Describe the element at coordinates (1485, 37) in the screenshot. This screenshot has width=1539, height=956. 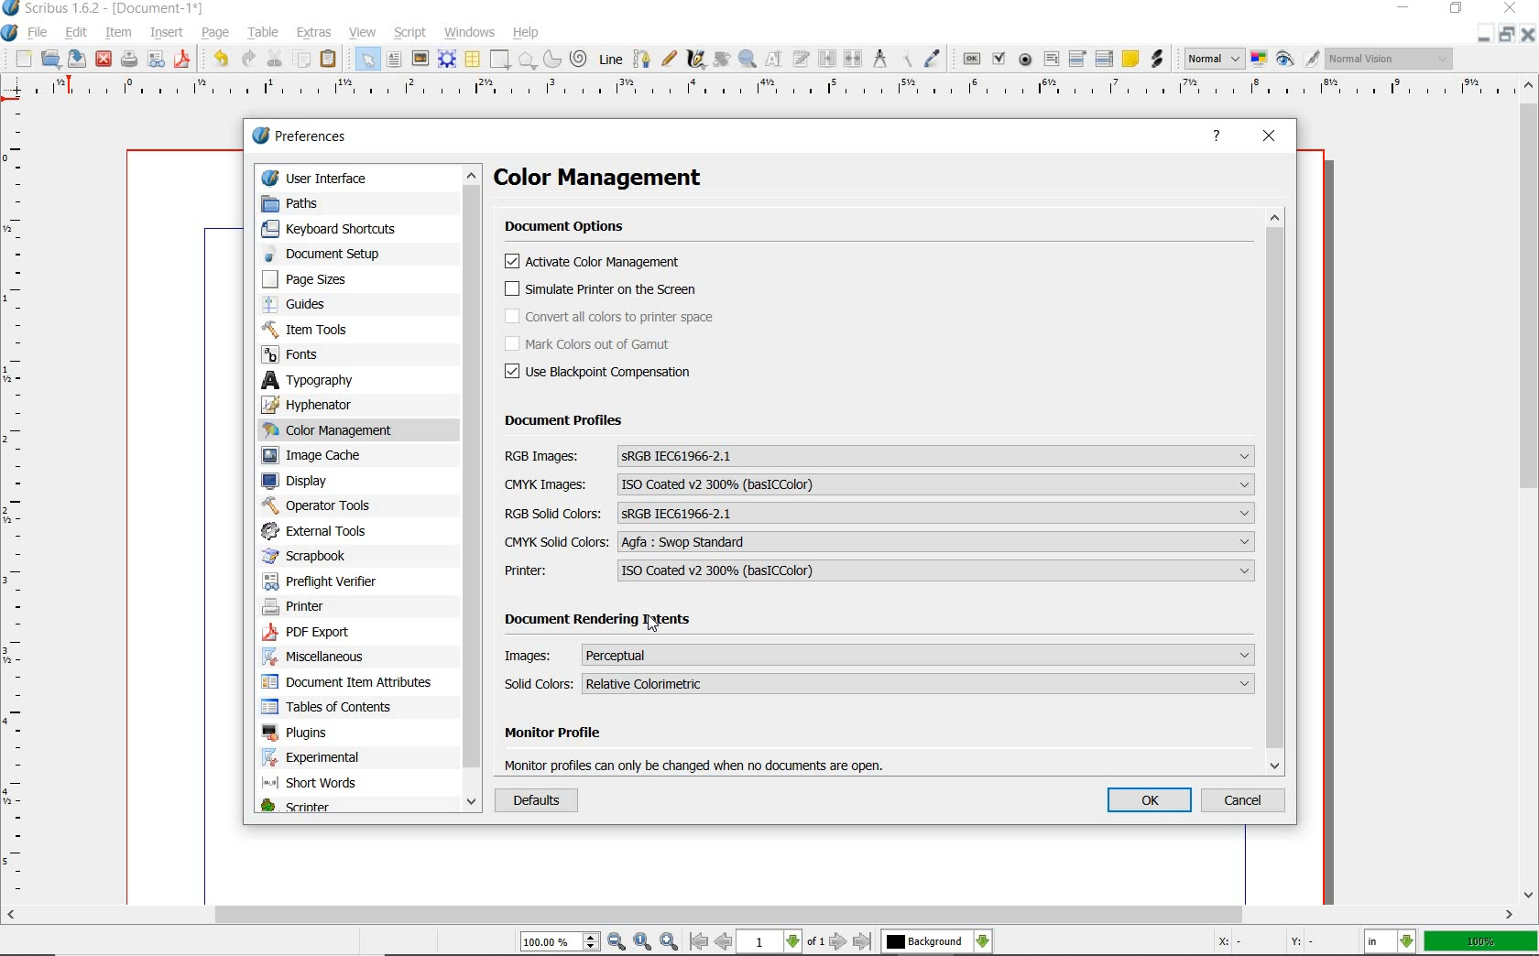
I see `minimize` at that location.